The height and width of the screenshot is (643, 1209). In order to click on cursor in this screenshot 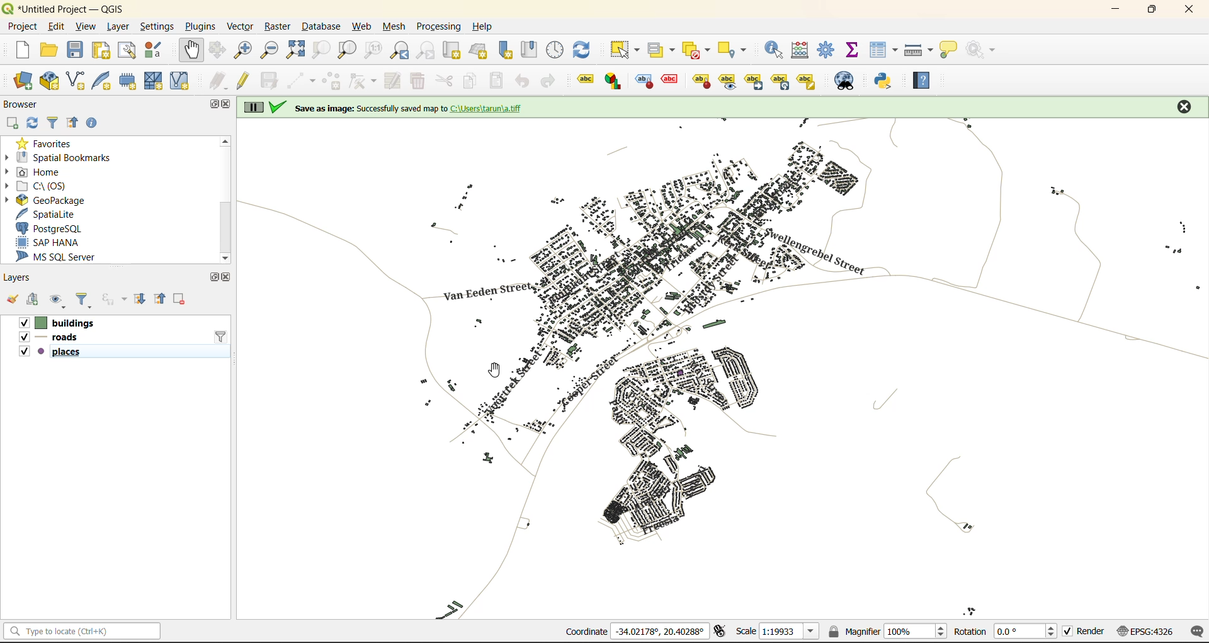, I will do `click(495, 369)`.